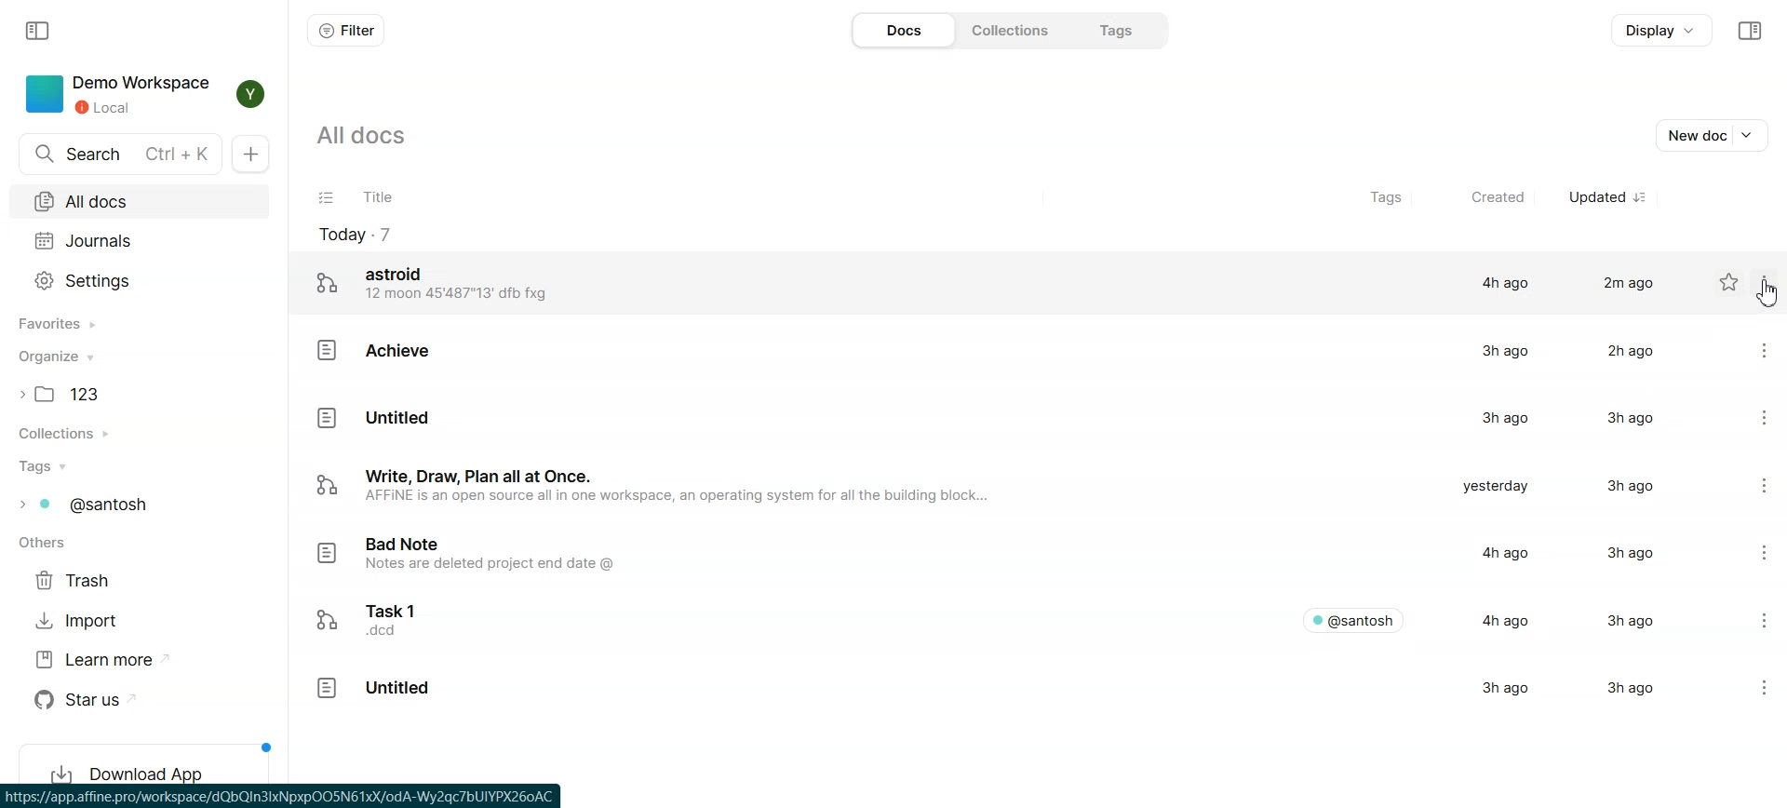  Describe the element at coordinates (484, 559) in the screenshot. I see `Bad Note Notes are deleted project end date @` at that location.